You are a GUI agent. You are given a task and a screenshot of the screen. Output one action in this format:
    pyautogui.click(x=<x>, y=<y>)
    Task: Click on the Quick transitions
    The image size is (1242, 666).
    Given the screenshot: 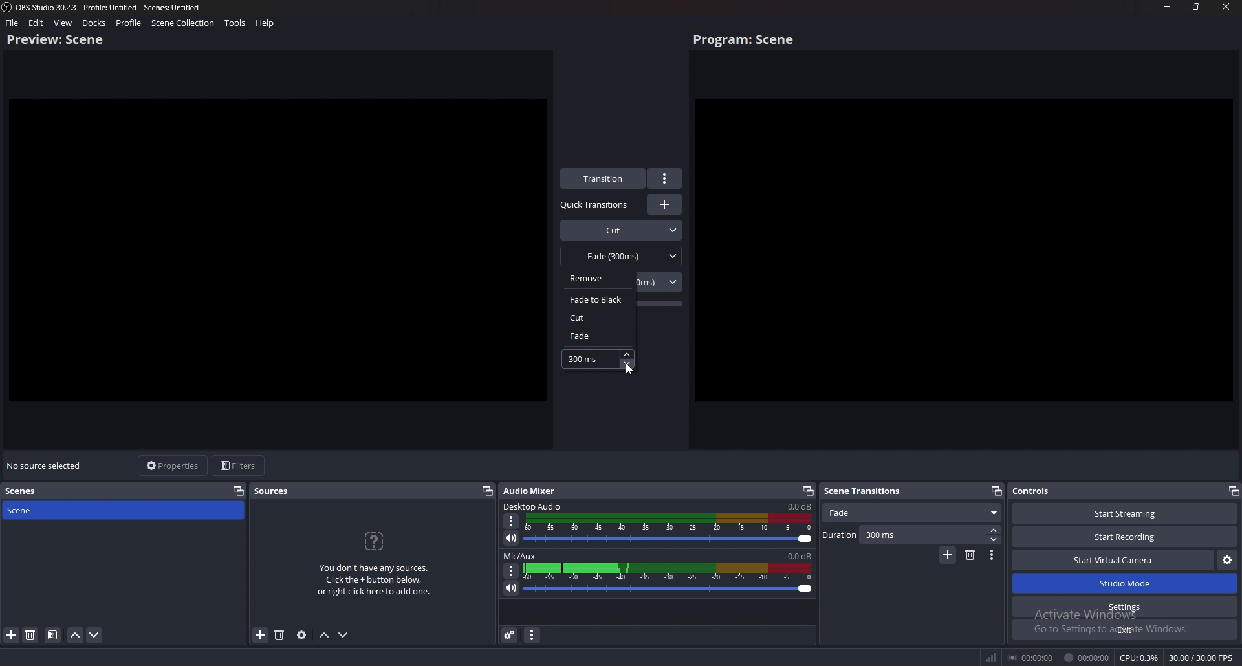 What is the action you would take?
    pyautogui.click(x=596, y=205)
    